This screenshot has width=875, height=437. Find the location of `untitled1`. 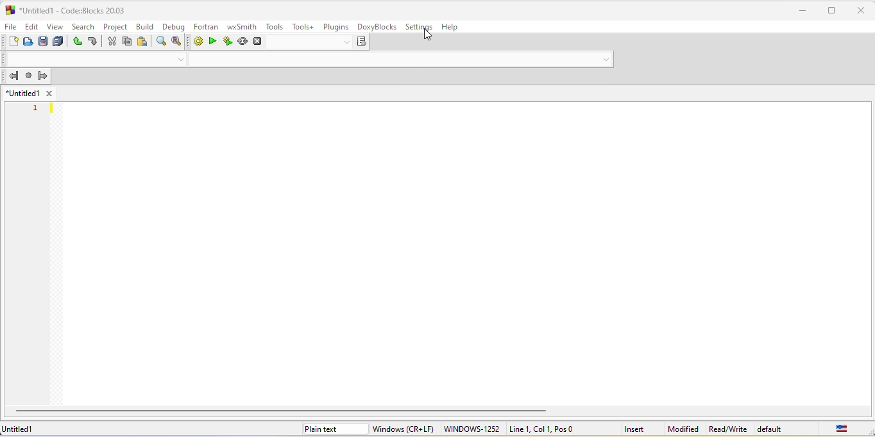

untitled1 is located at coordinates (21, 429).